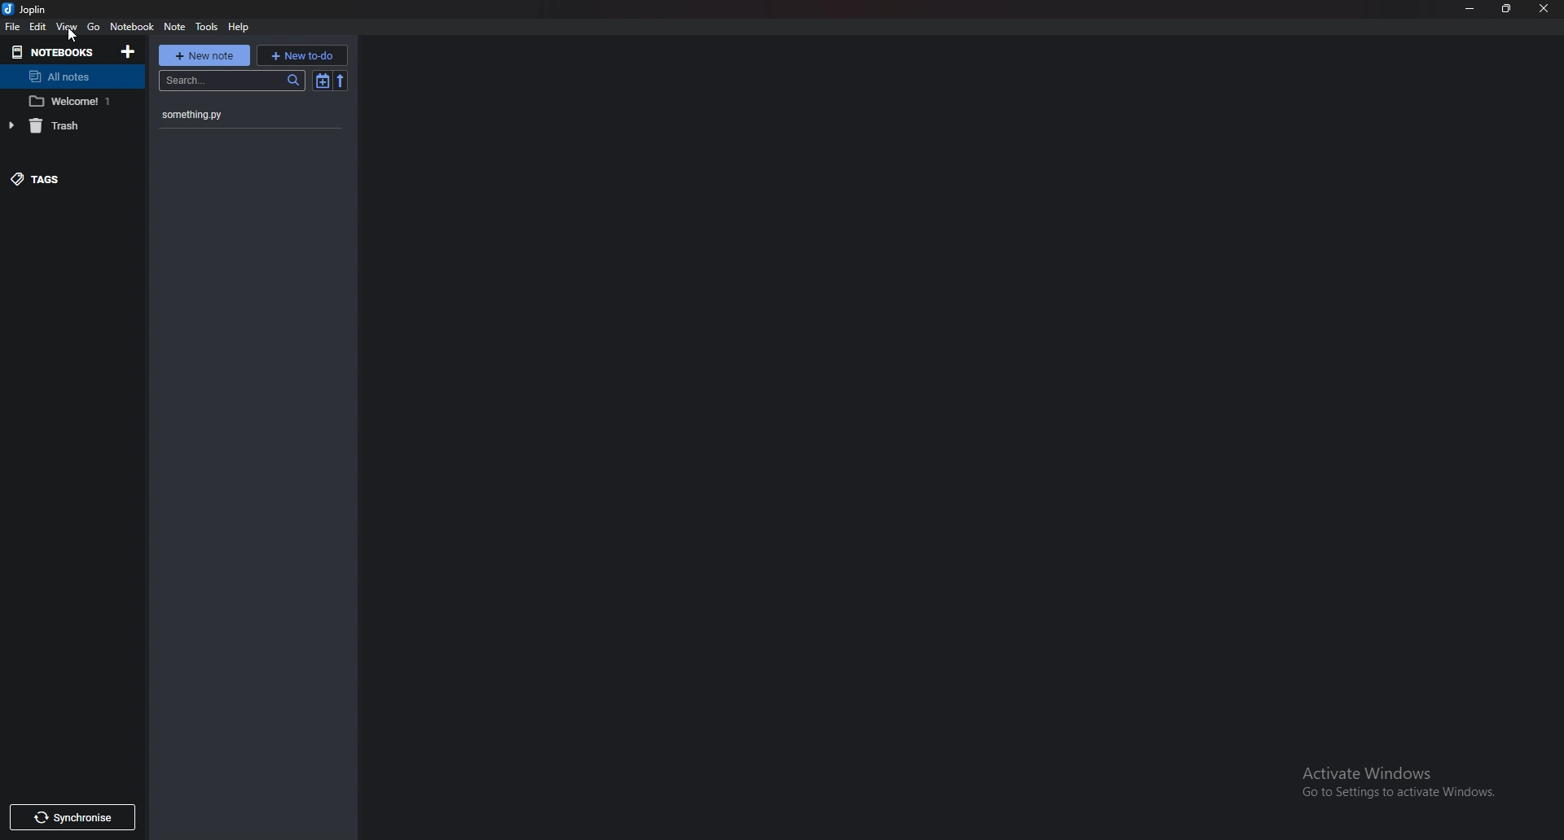  Describe the element at coordinates (1506, 7) in the screenshot. I see `Restore down` at that location.